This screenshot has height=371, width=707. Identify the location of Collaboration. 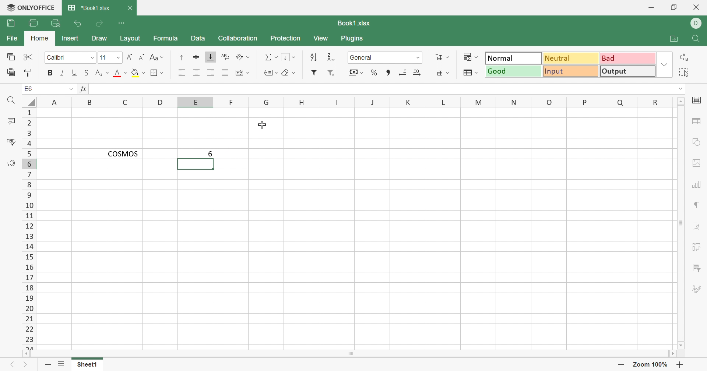
(238, 38).